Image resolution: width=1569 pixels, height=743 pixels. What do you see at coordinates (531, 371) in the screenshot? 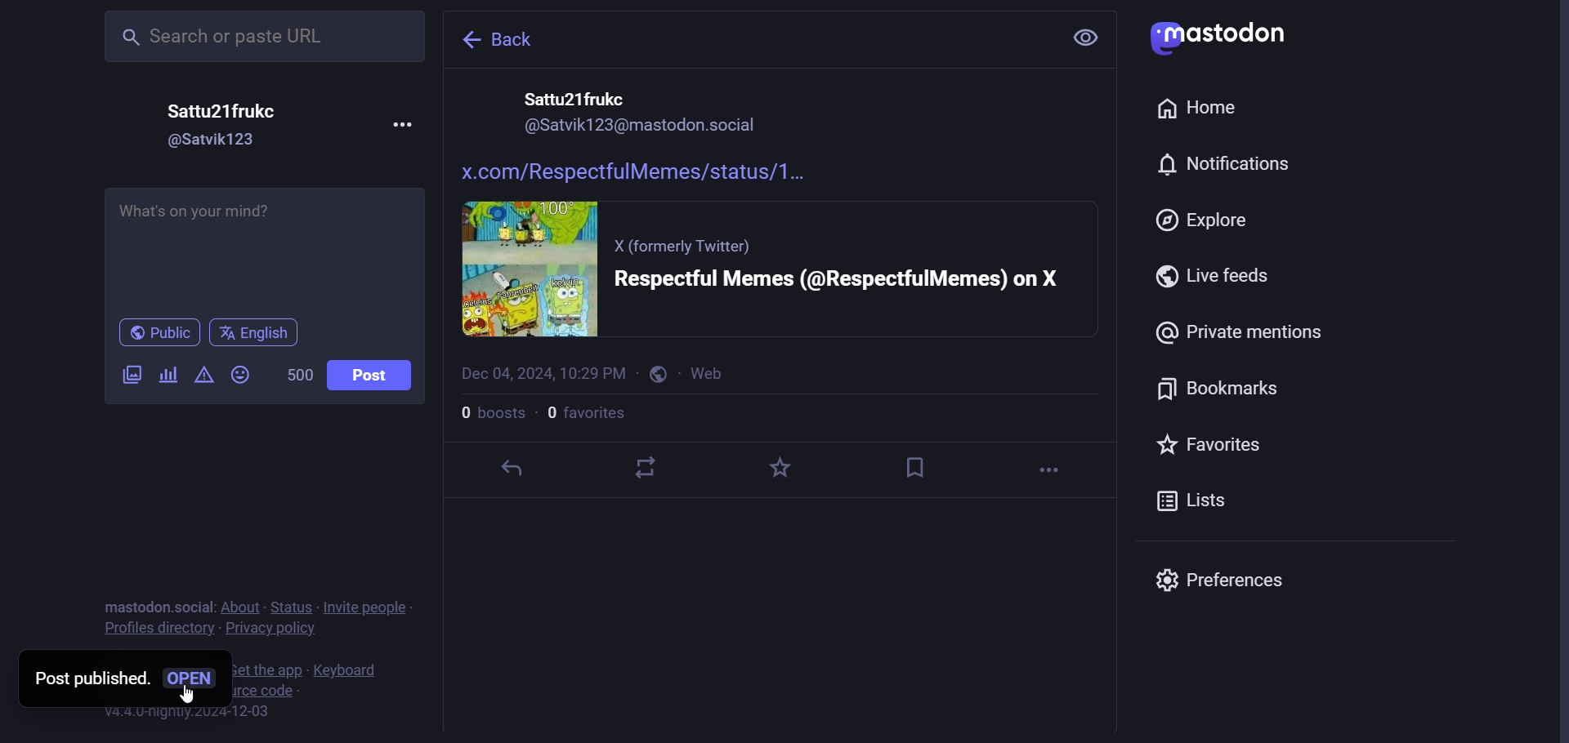
I see `date and time` at bounding box center [531, 371].